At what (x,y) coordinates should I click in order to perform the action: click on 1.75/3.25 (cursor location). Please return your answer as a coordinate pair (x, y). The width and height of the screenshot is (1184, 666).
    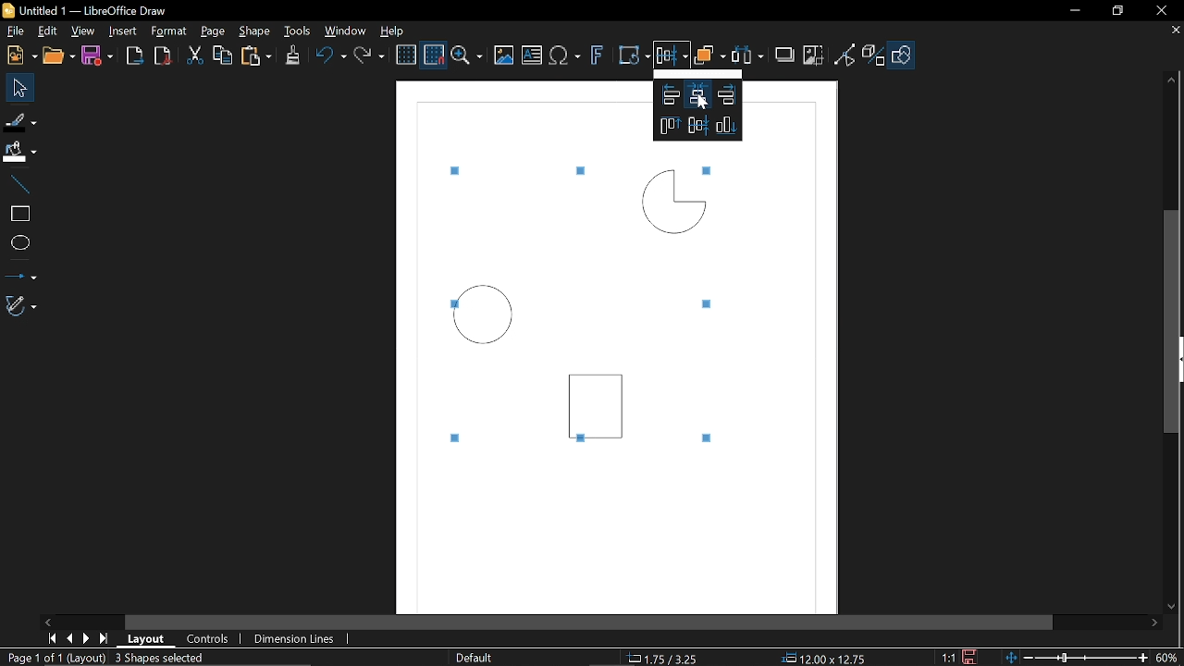
    Looking at the image, I should click on (667, 656).